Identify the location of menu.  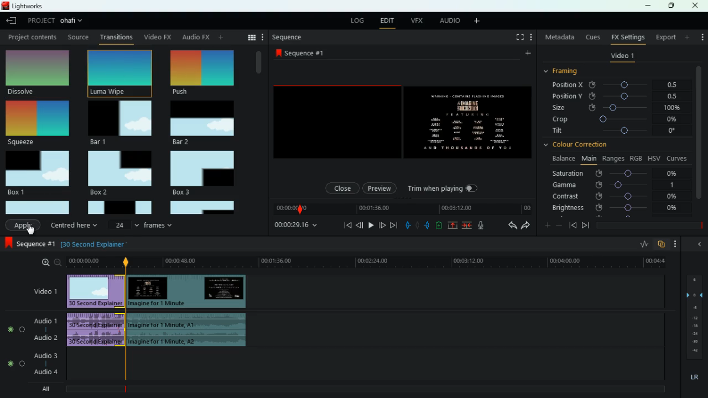
(252, 37).